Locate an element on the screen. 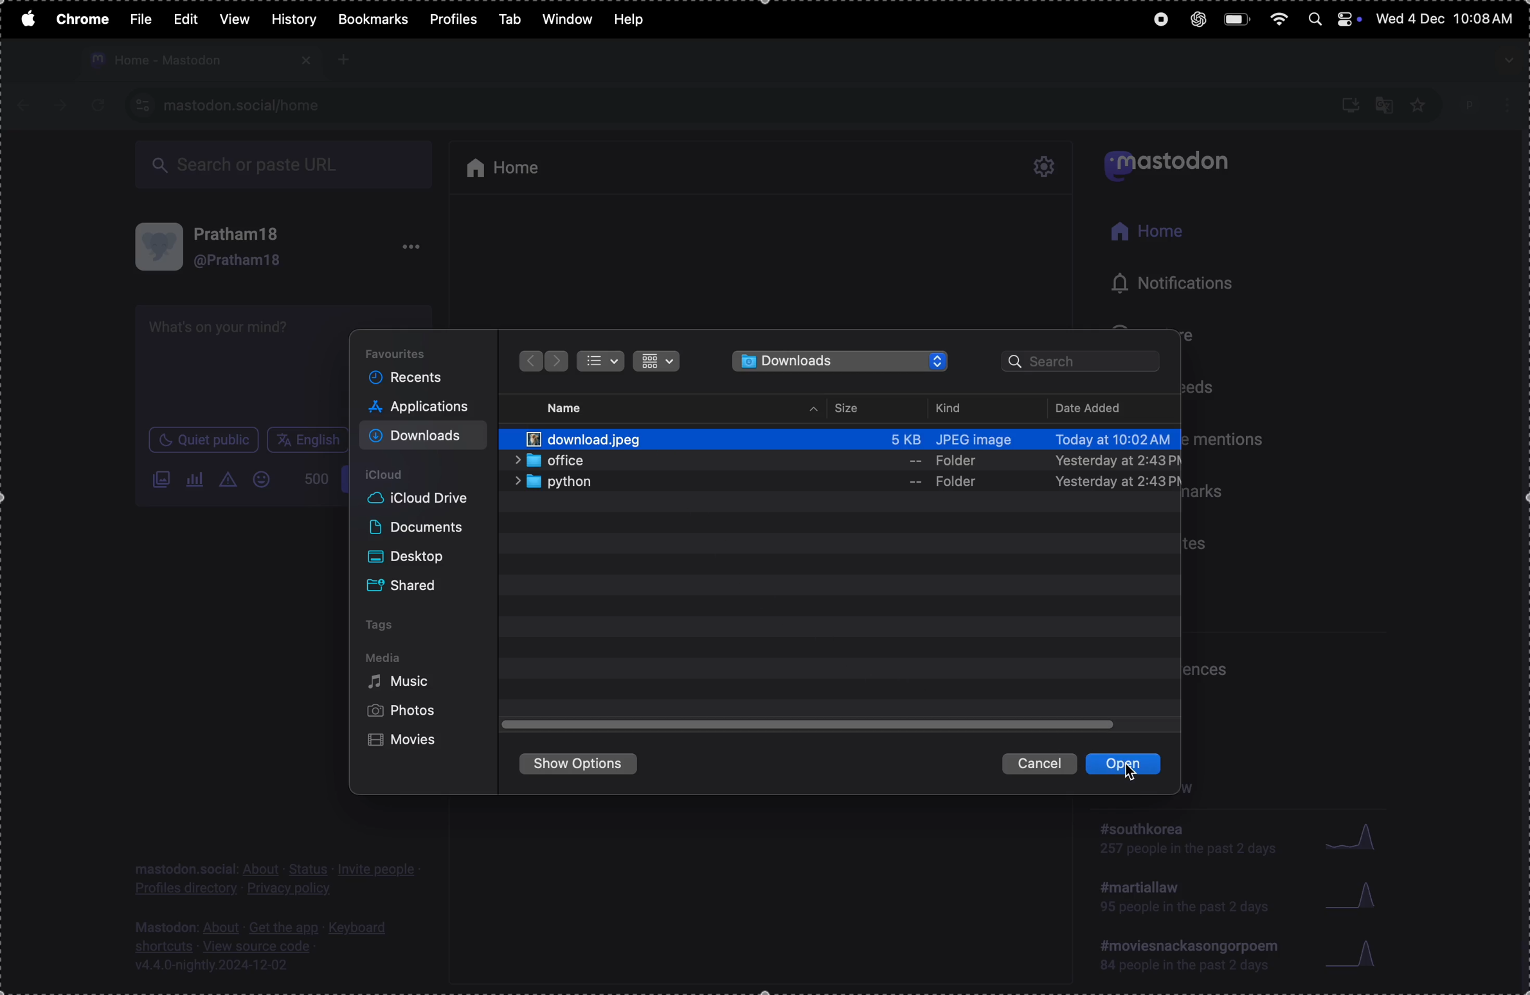 The height and width of the screenshot is (995, 1530). Home is located at coordinates (513, 164).